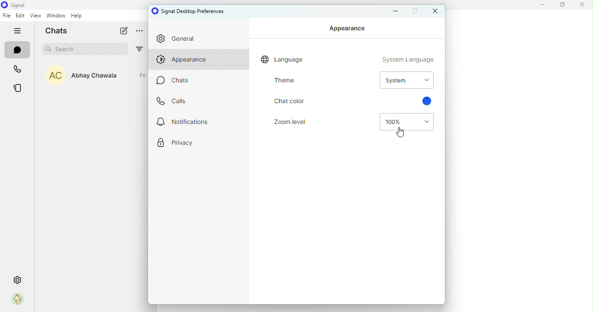 This screenshot has height=312, width=593. I want to click on profile, so click(16, 300).